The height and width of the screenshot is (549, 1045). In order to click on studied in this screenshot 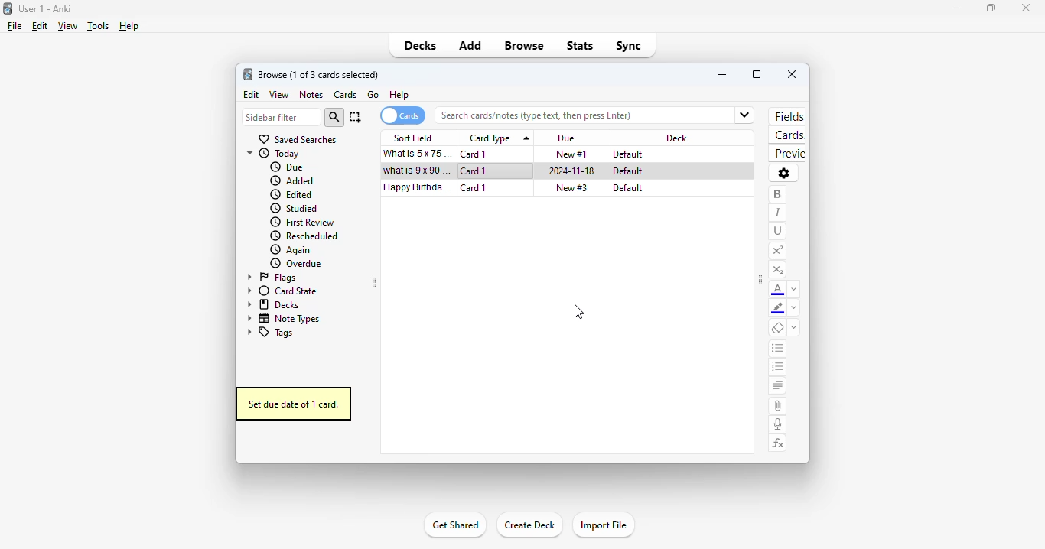, I will do `click(292, 208)`.